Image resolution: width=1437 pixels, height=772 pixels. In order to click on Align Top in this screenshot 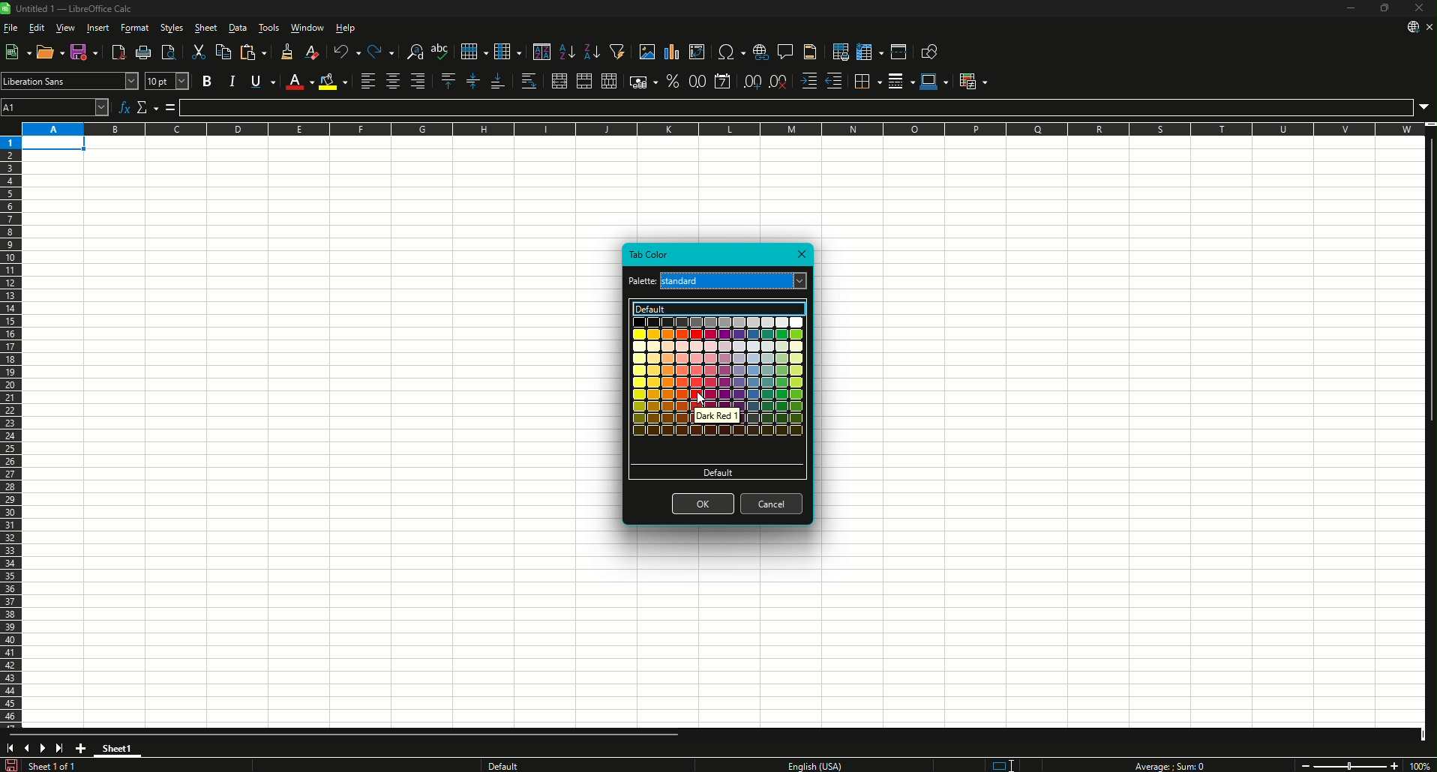, I will do `click(449, 81)`.